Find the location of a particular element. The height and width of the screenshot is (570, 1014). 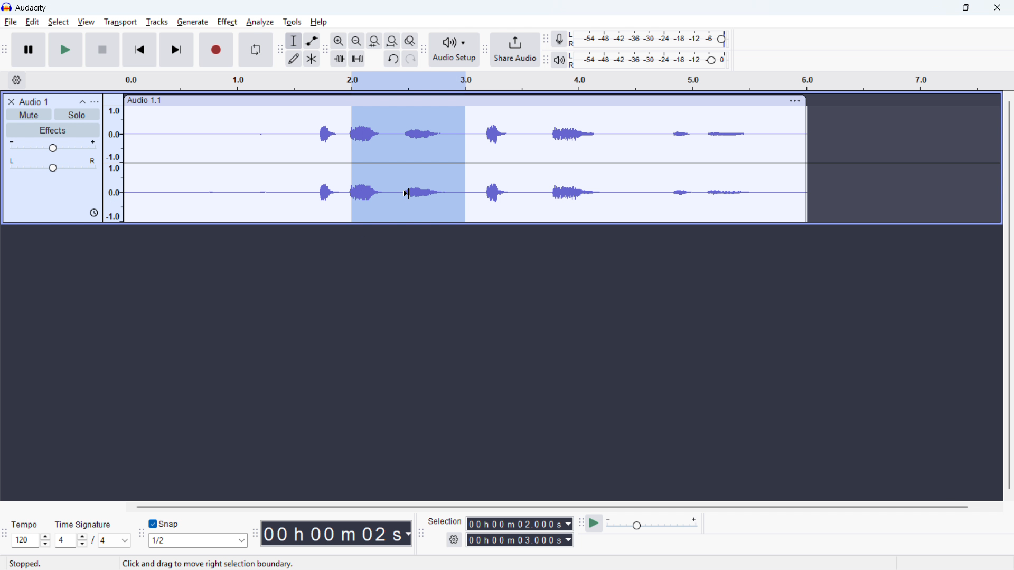

Share audio is located at coordinates (515, 50).